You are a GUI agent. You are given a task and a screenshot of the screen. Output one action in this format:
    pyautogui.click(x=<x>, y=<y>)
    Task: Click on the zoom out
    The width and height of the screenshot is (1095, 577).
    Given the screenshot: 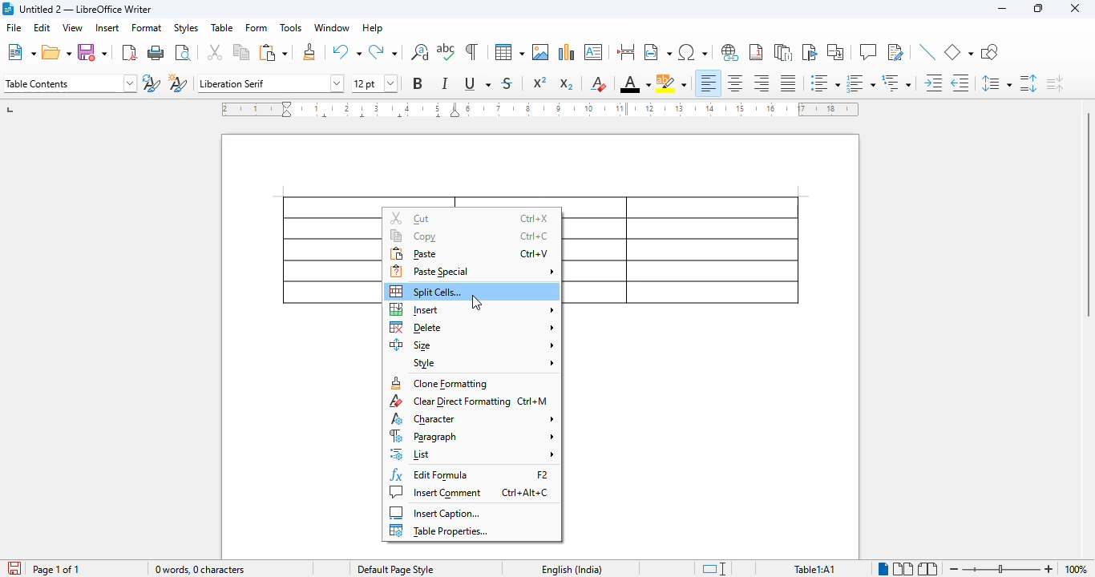 What is the action you would take?
    pyautogui.click(x=954, y=569)
    